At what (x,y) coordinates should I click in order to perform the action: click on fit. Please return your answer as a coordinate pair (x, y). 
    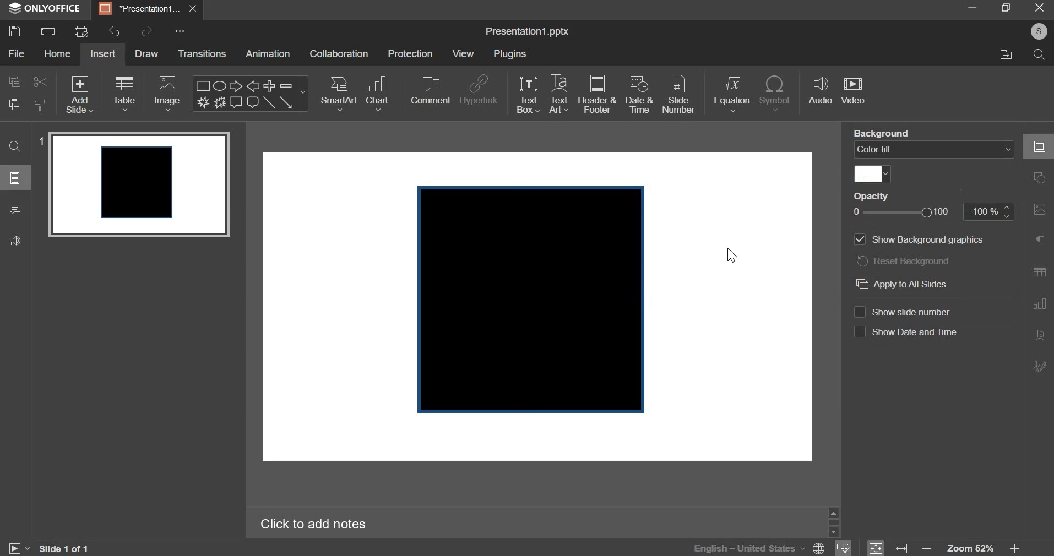
    Looking at the image, I should click on (885, 546).